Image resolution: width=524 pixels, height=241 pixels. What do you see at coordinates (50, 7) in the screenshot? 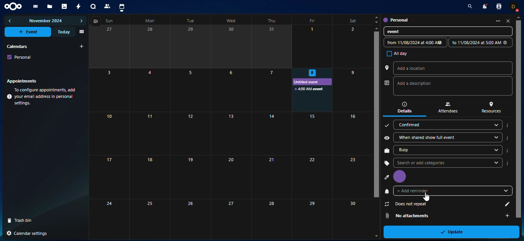
I see `files` at bounding box center [50, 7].